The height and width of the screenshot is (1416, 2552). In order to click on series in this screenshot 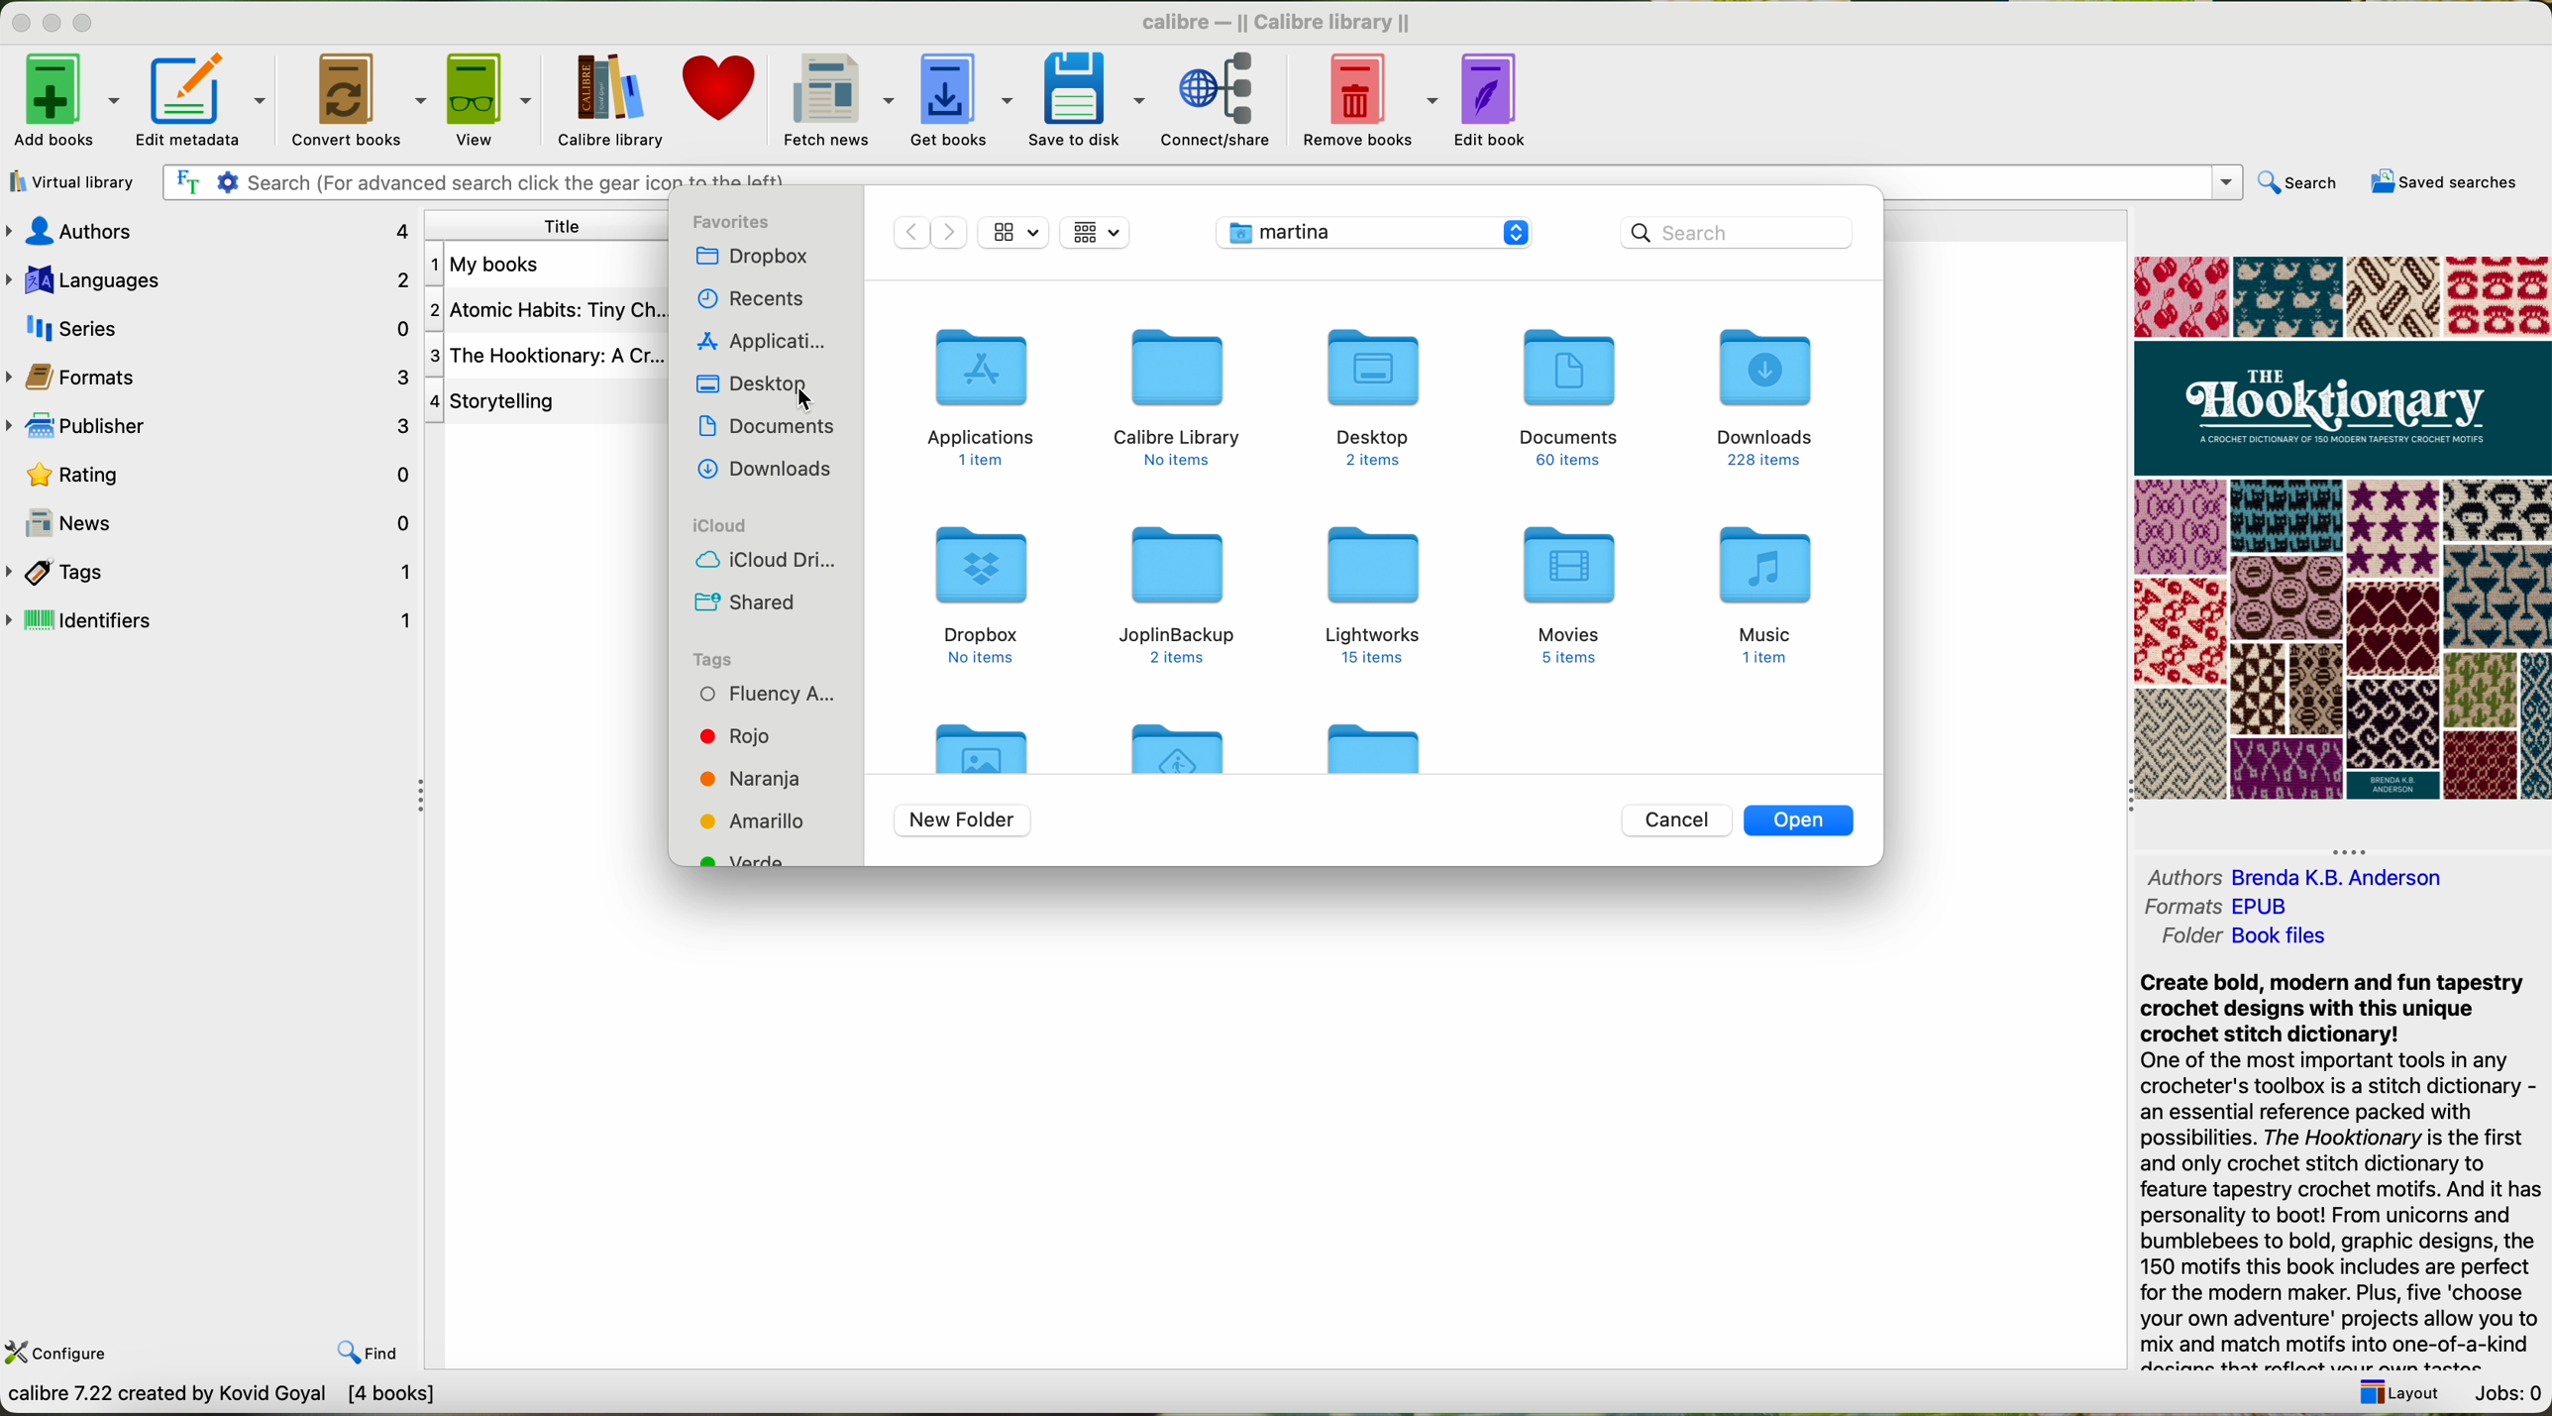, I will do `click(211, 330)`.